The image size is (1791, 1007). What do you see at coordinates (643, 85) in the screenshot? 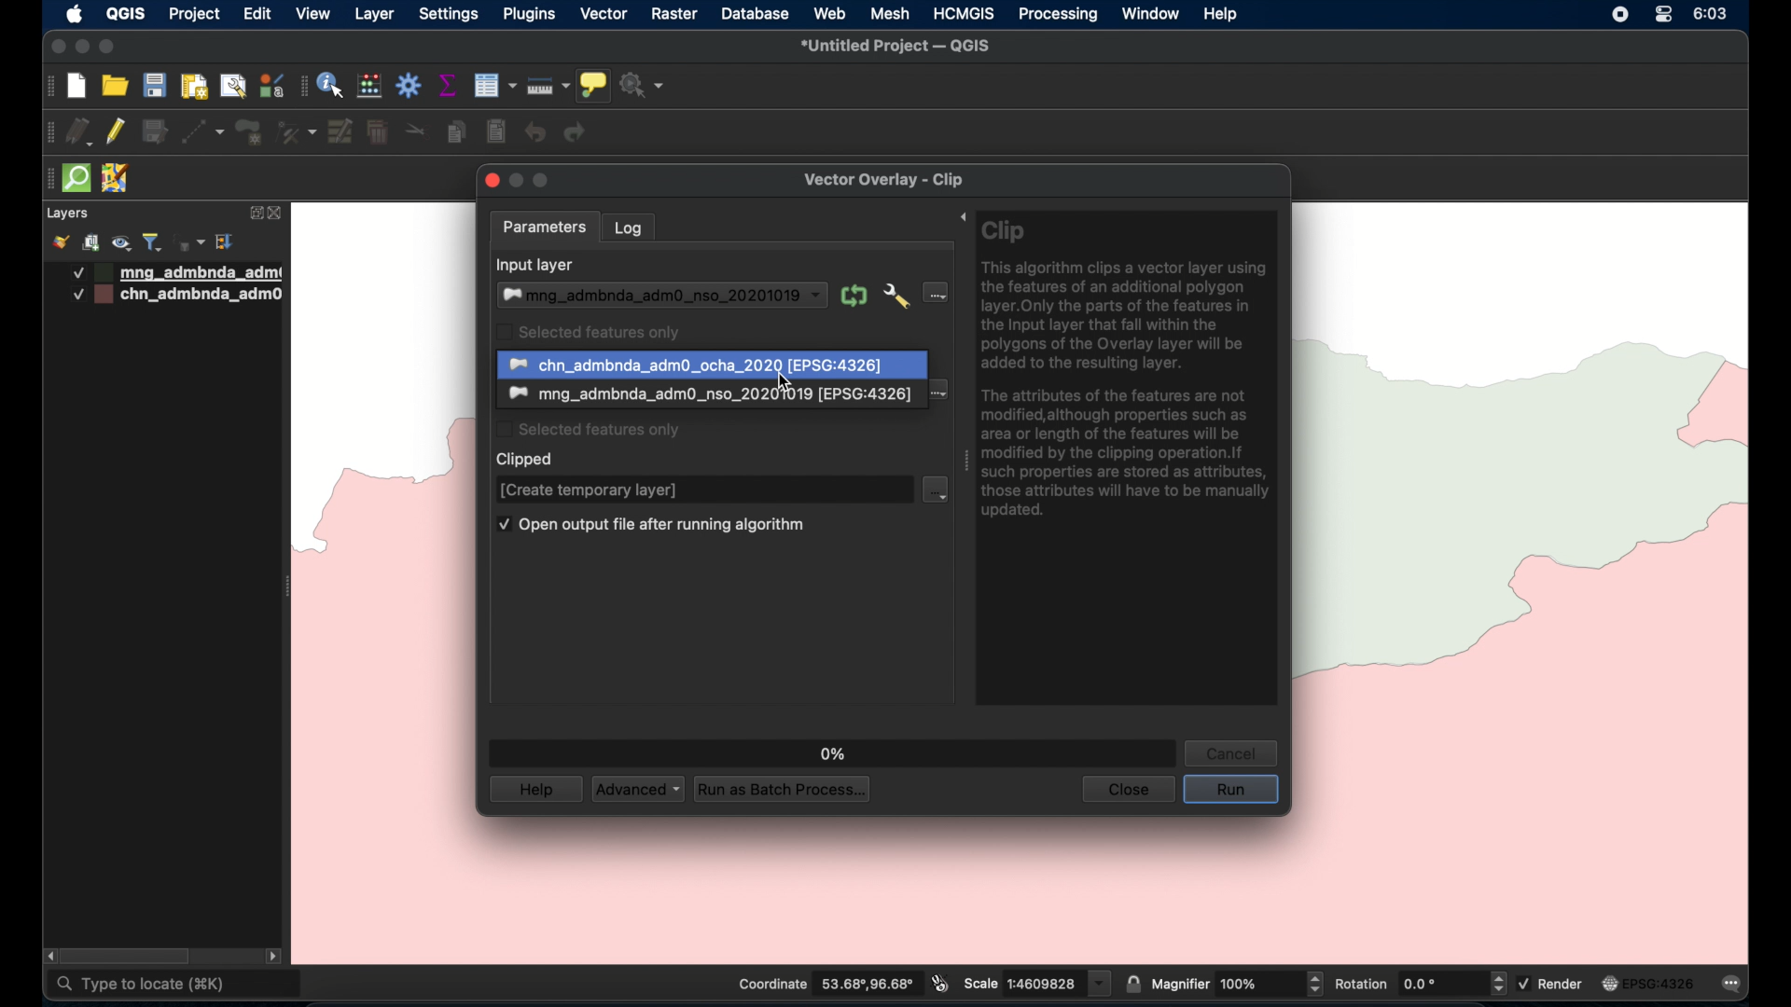
I see `no action selected` at bounding box center [643, 85].